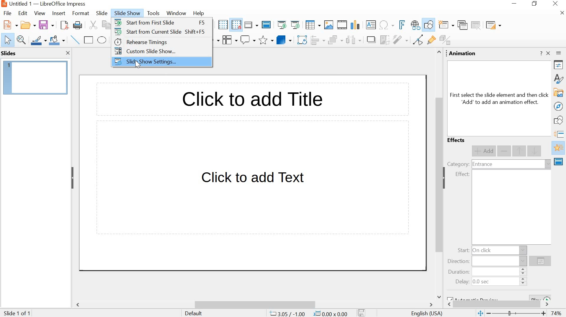 This screenshot has height=317, width=566. I want to click on slide 1, so click(36, 78).